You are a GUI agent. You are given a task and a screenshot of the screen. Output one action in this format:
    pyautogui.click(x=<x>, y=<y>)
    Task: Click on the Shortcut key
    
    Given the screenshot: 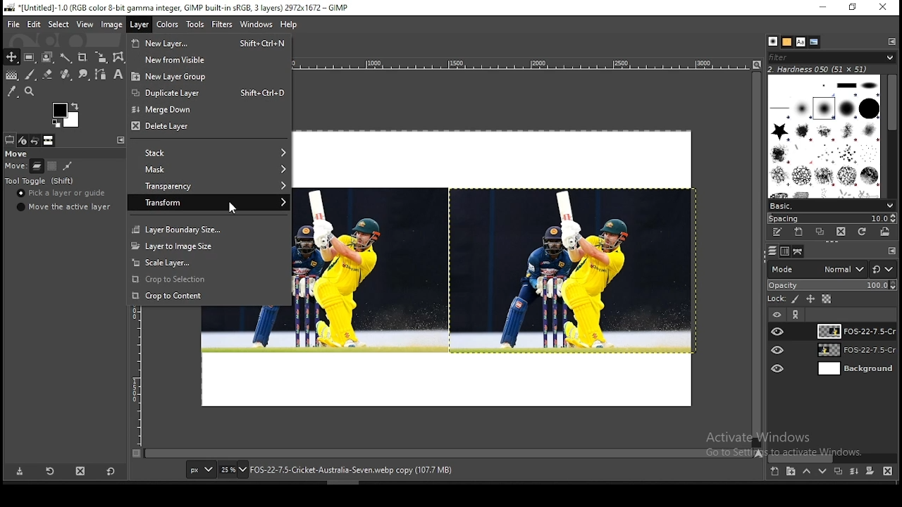 What is the action you would take?
    pyautogui.click(x=259, y=92)
    